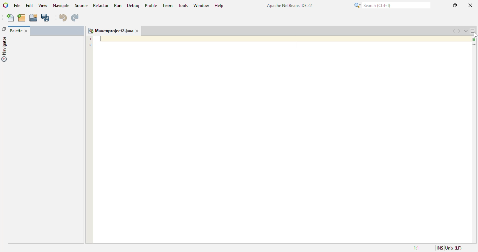 This screenshot has width=478, height=252. Describe the element at coordinates (168, 5) in the screenshot. I see `team` at that location.